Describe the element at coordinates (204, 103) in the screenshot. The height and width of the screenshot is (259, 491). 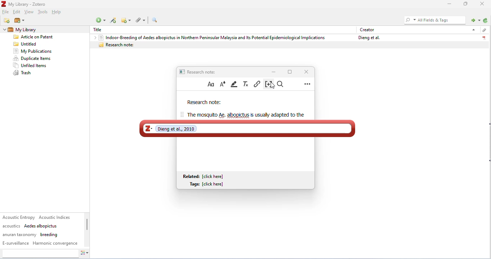
I see `research note` at that location.